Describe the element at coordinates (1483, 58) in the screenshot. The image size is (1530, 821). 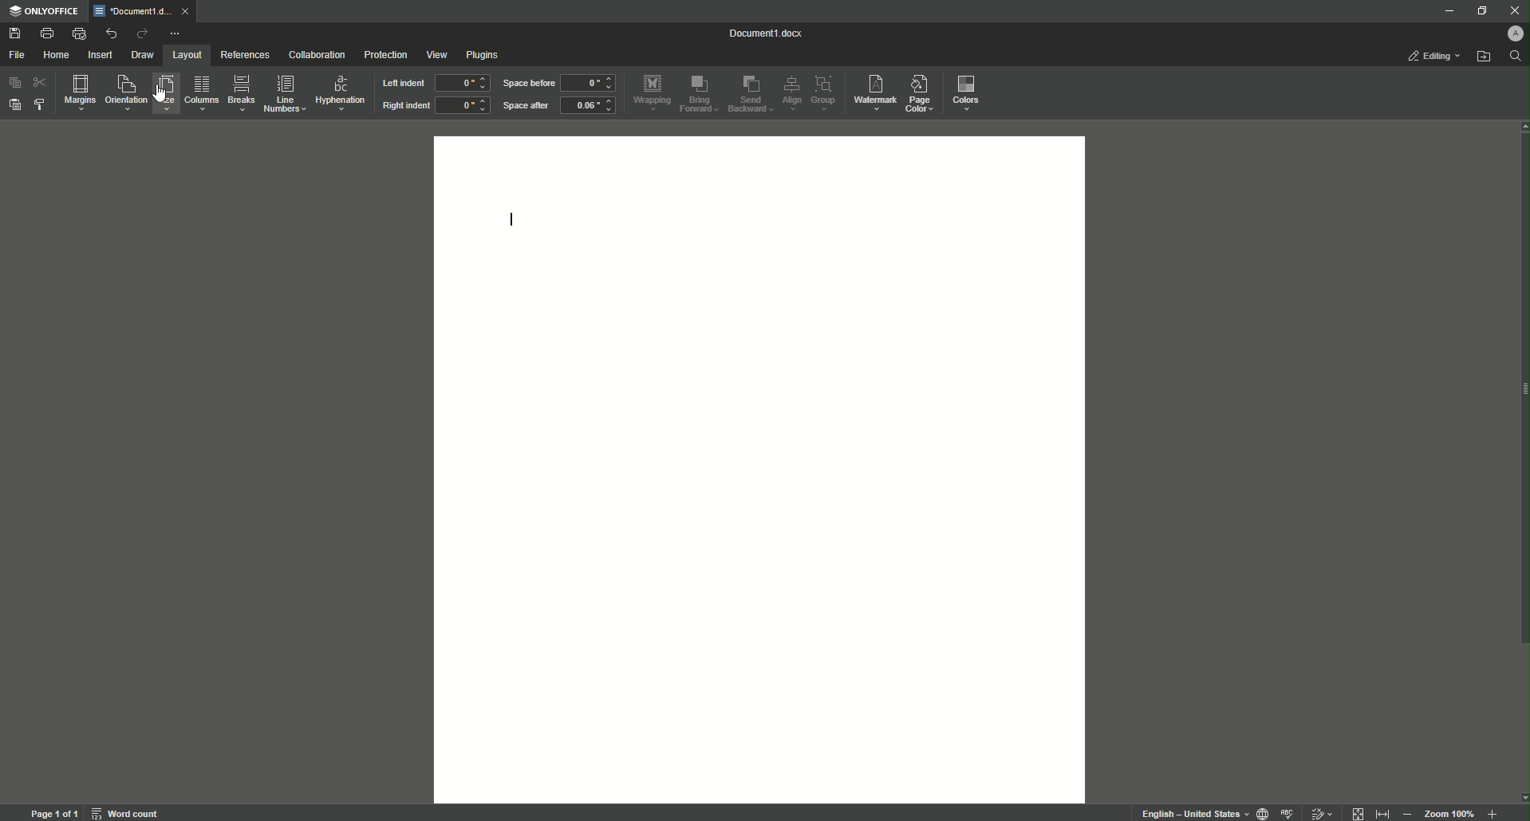
I see `Open File Location` at that location.